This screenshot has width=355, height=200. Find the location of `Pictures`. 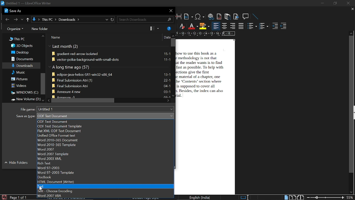

Pictures is located at coordinates (20, 79).